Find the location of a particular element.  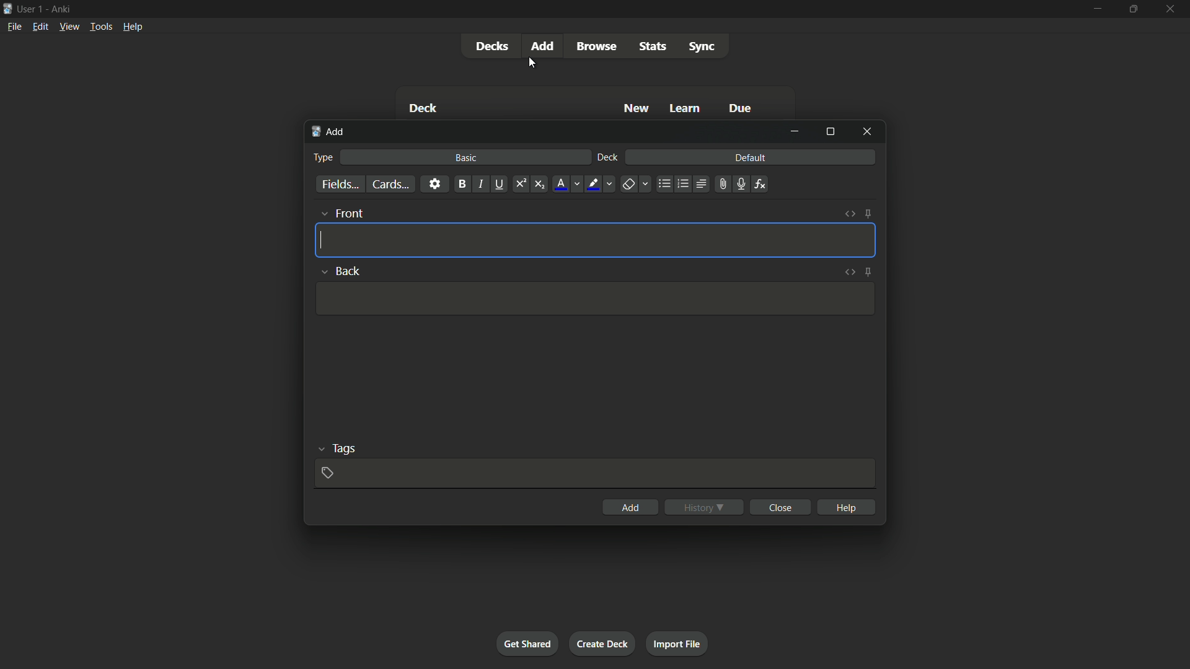

sync is located at coordinates (702, 47).